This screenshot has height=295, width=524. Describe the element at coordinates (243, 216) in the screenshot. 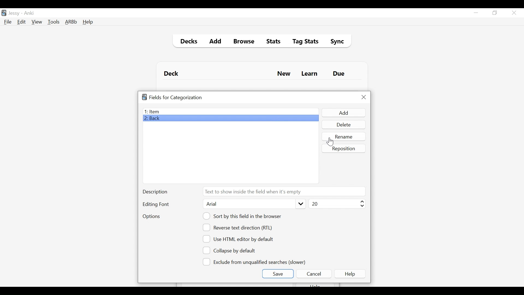

I see `(un)select Sort by this field in the browser` at that location.